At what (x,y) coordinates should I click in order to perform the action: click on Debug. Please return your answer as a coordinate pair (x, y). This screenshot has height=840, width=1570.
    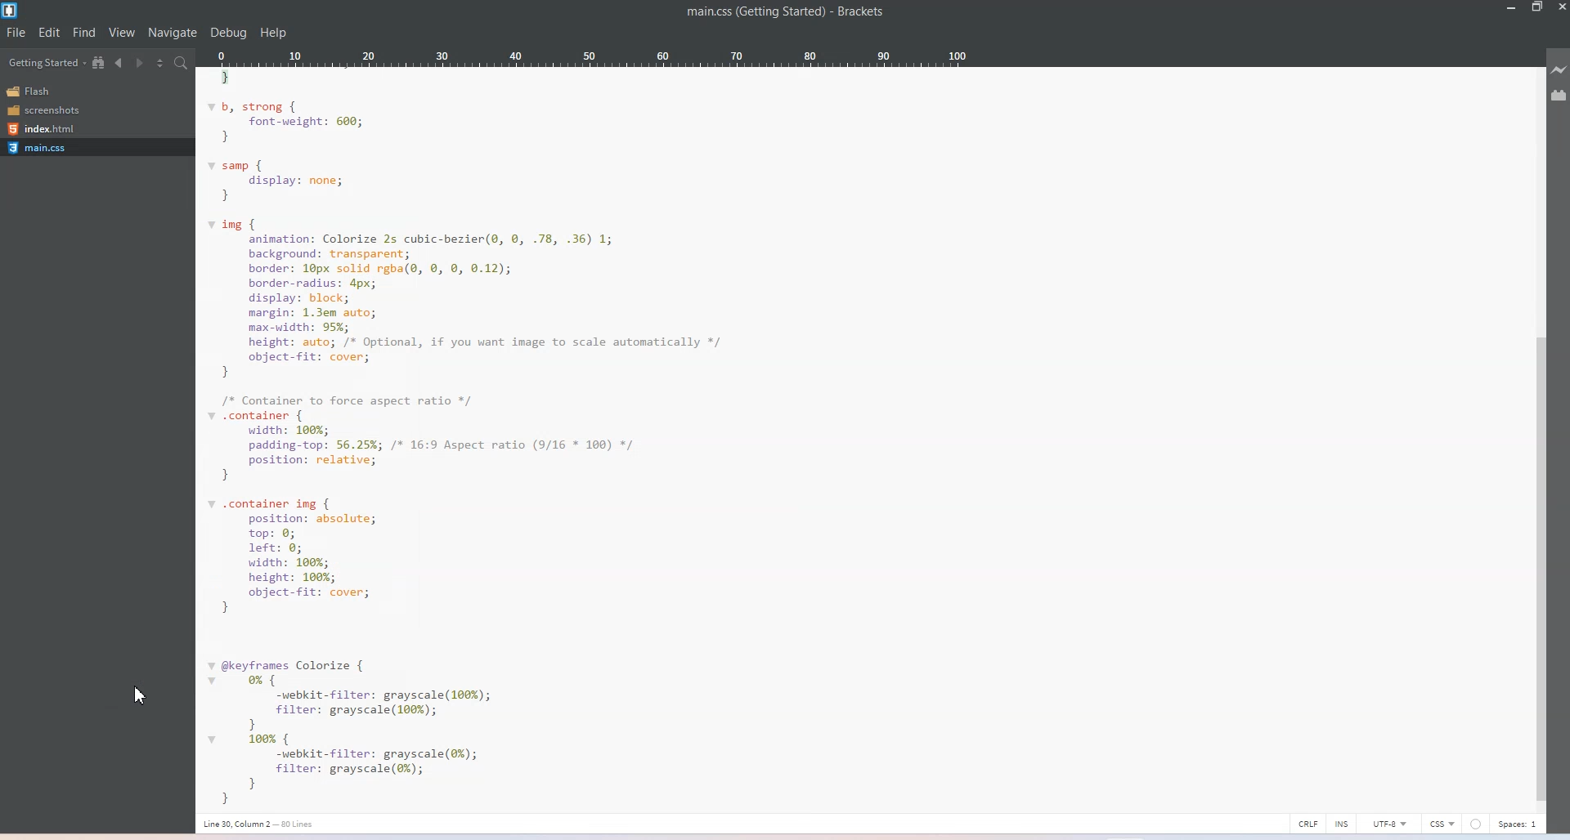
    Looking at the image, I should click on (229, 33).